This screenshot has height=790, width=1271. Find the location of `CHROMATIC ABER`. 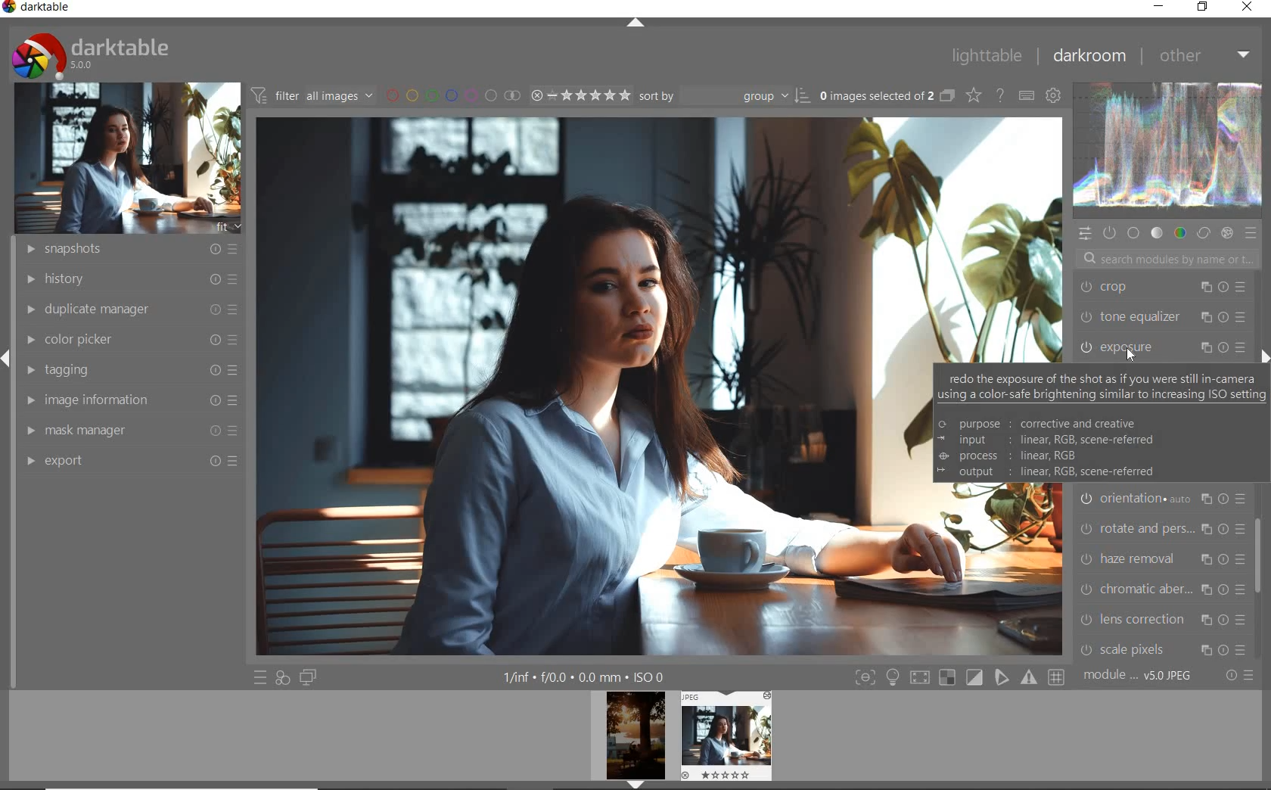

CHROMATIC ABER is located at coordinates (1161, 592).